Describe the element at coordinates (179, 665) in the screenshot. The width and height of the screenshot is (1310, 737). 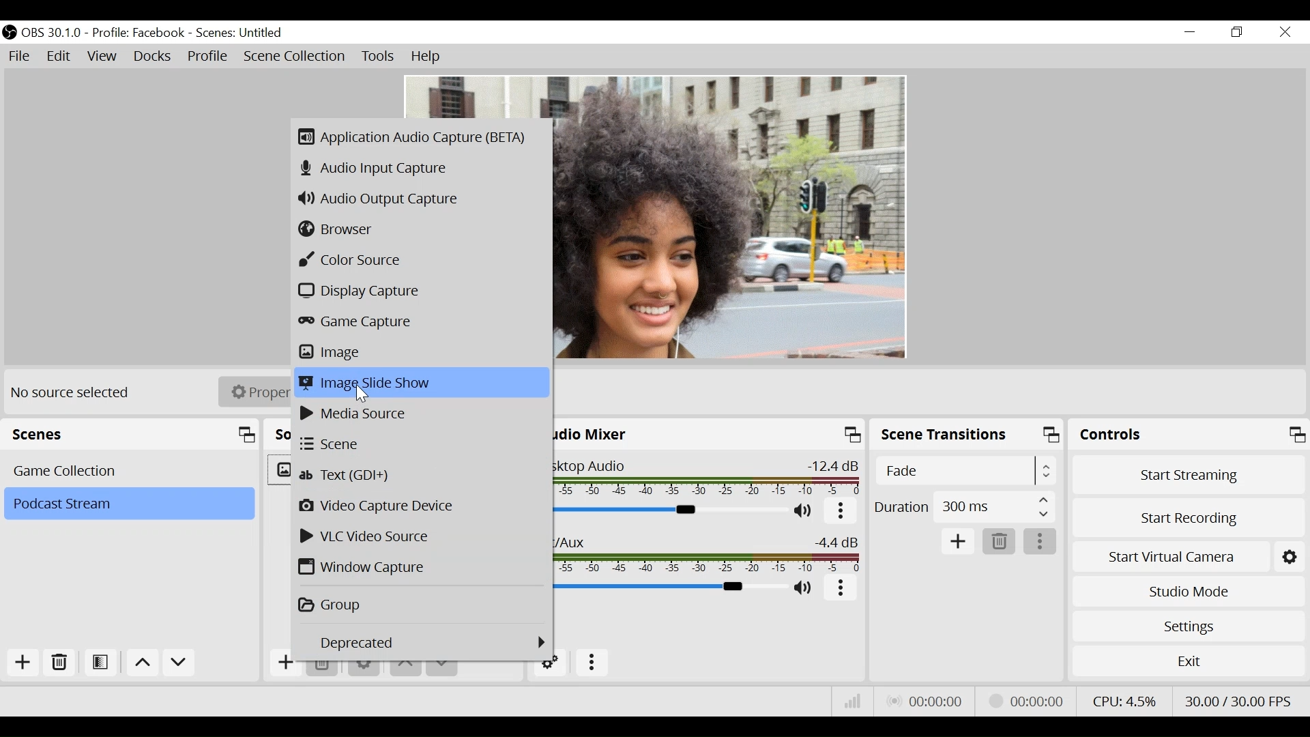
I see `Move Down` at that location.